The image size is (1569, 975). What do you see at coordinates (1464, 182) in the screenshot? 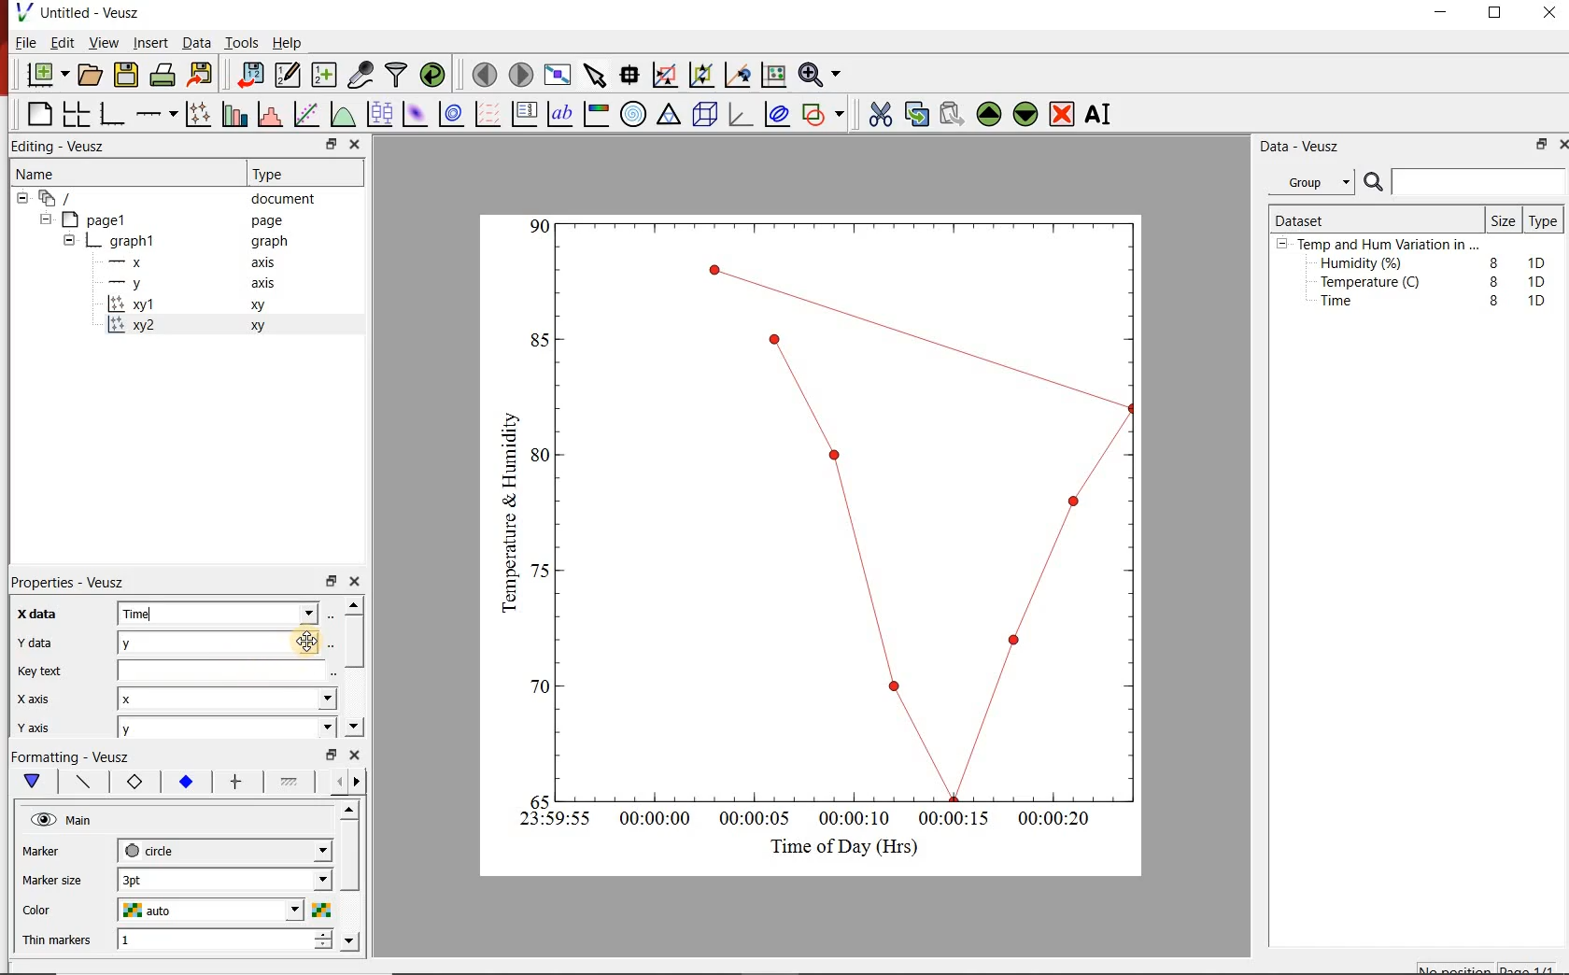
I see `Search bar` at bounding box center [1464, 182].